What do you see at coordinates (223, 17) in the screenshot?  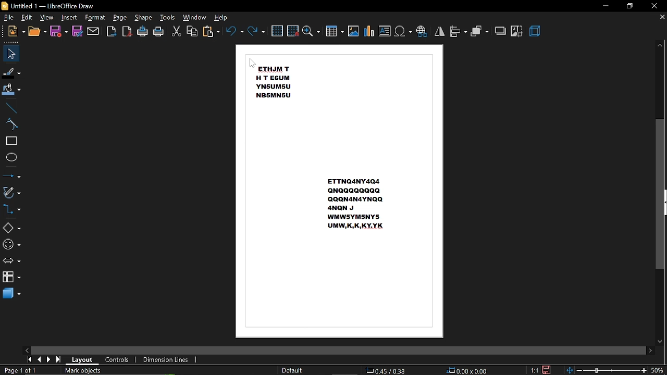 I see `help` at bounding box center [223, 17].